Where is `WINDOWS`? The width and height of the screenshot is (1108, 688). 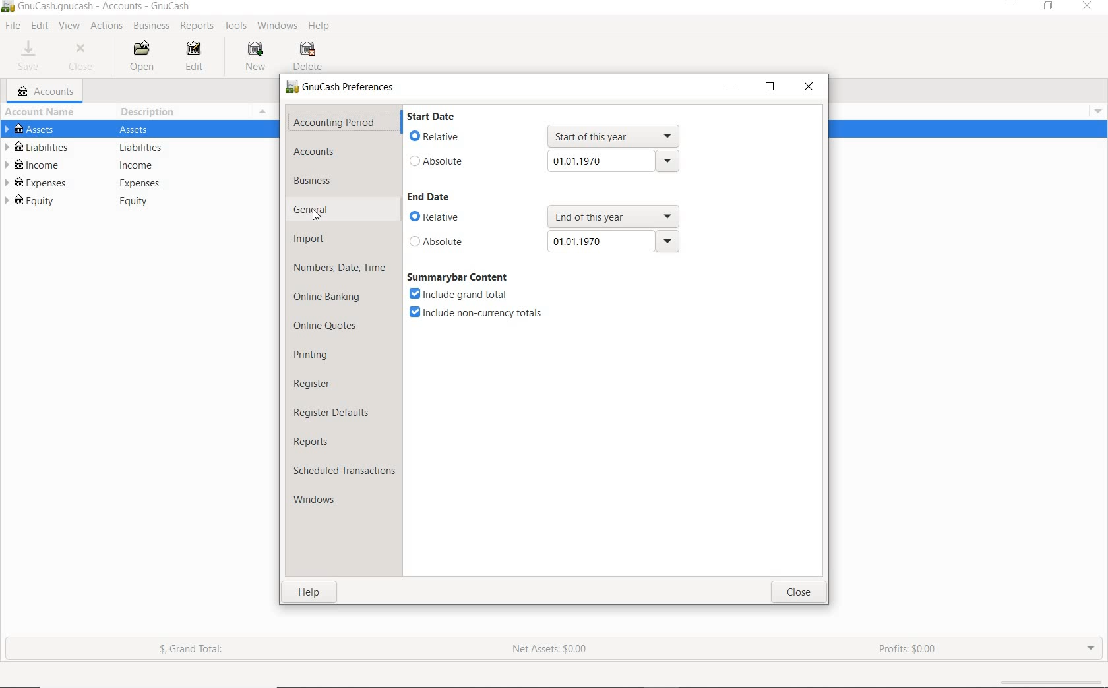
WINDOWS is located at coordinates (316, 500).